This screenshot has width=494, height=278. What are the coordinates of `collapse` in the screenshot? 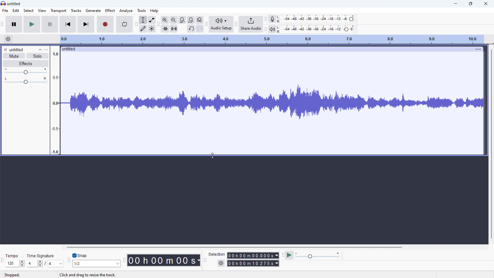 It's located at (41, 49).